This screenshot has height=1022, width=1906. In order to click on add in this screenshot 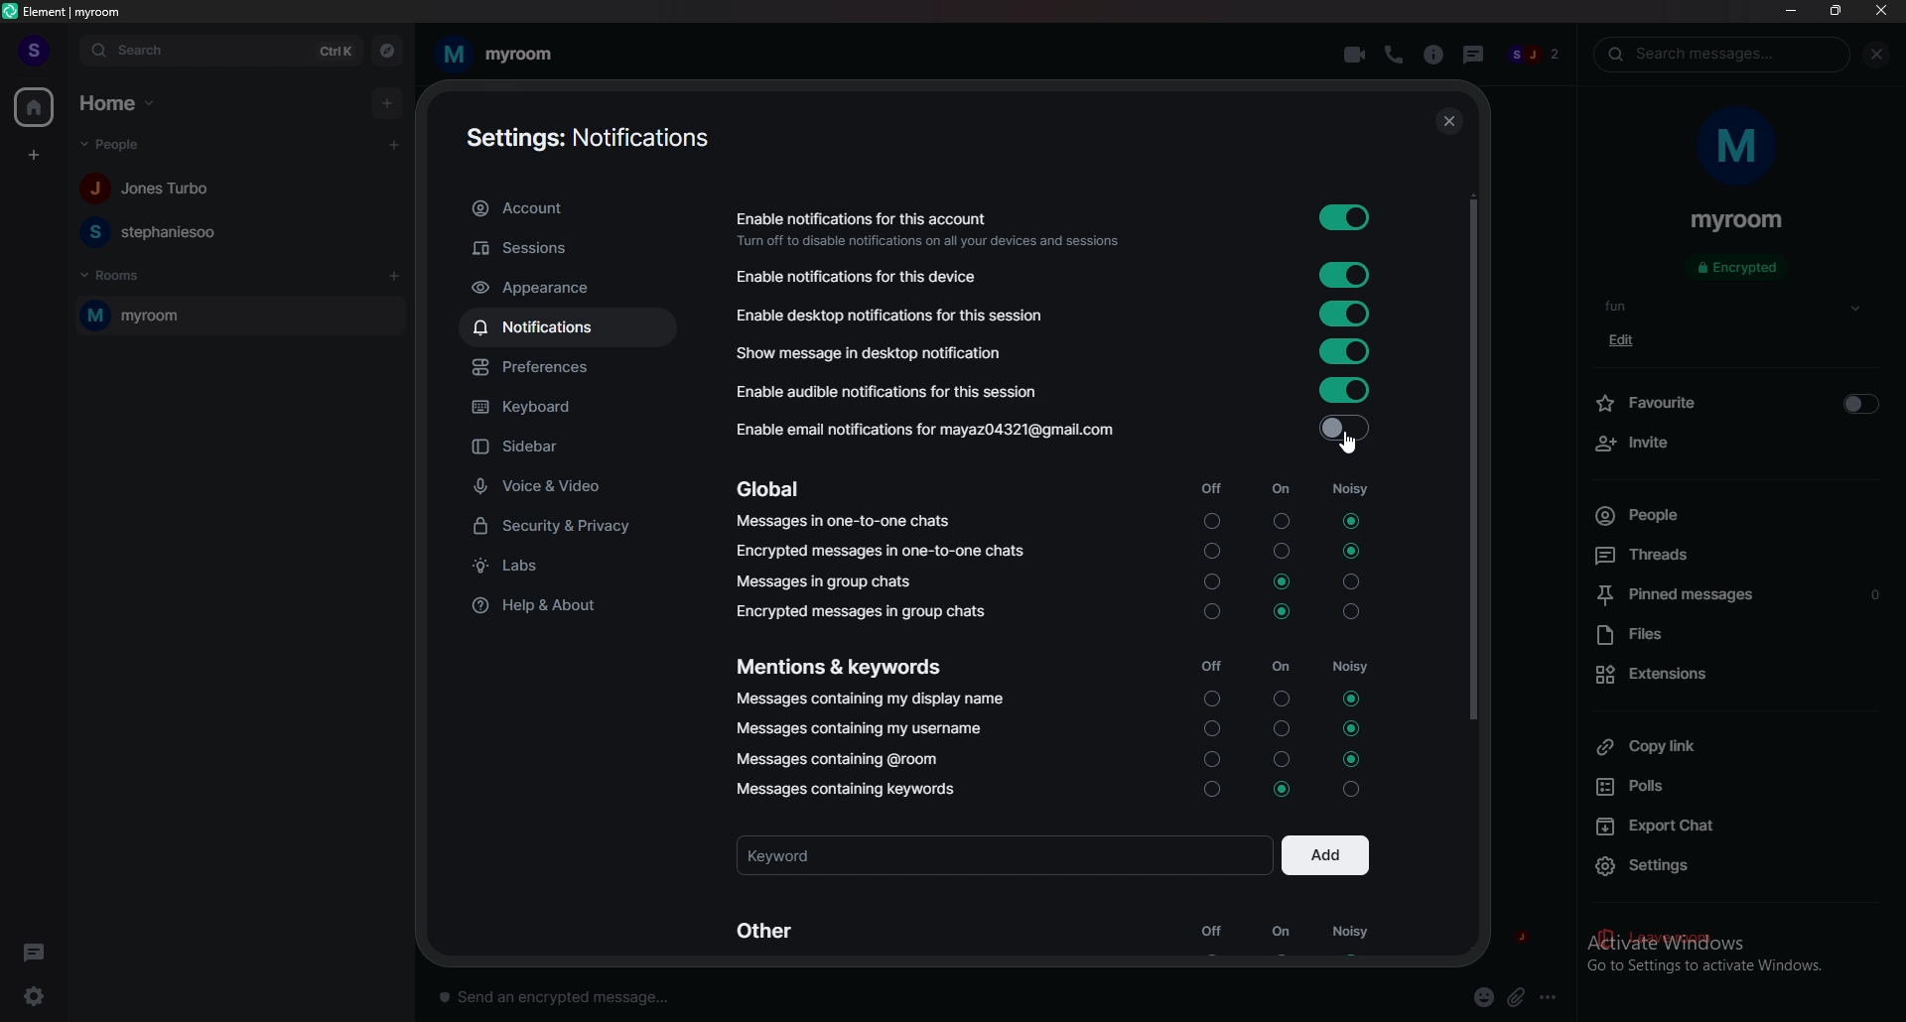, I will do `click(386, 102)`.